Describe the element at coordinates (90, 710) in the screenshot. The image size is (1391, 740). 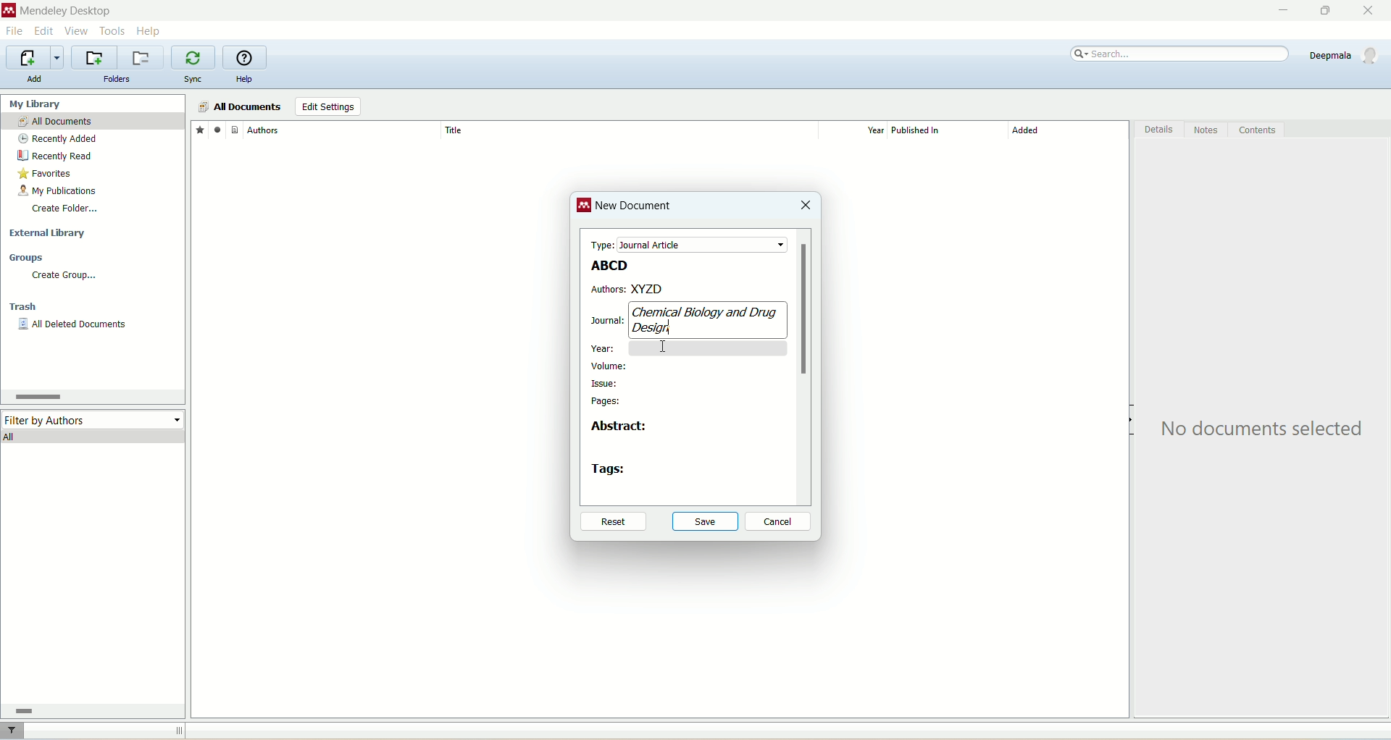
I see `horizontal scroll bar` at that location.